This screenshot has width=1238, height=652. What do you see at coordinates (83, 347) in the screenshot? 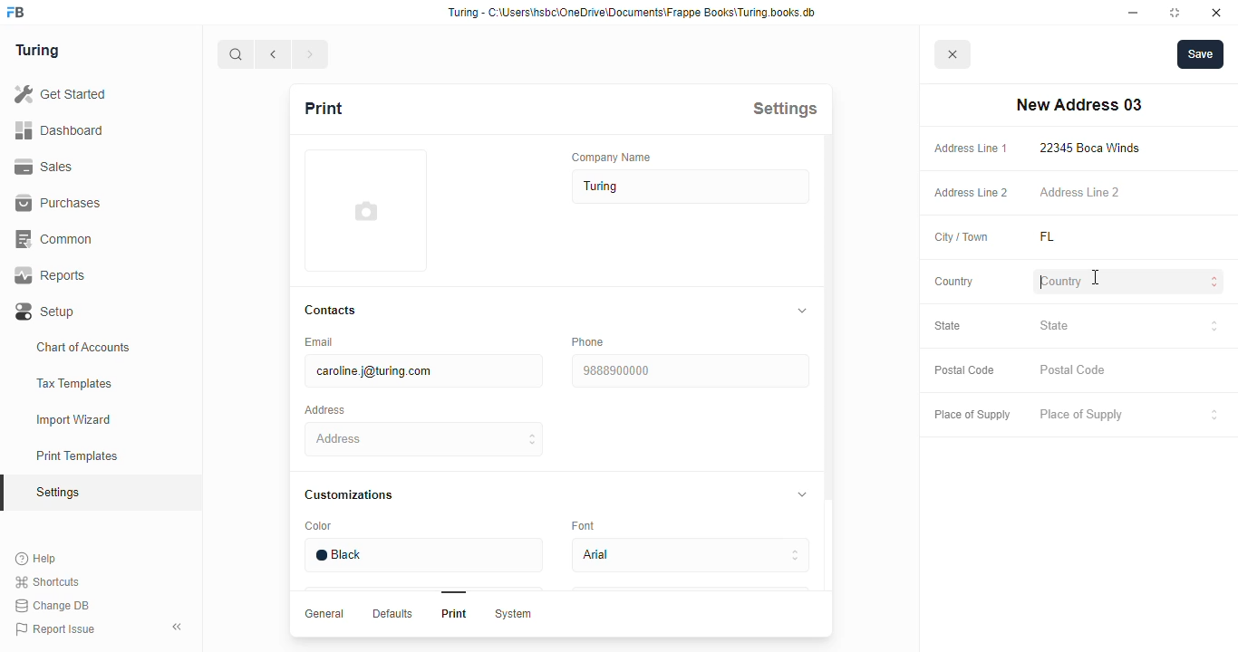
I see `chart of accounts` at bounding box center [83, 347].